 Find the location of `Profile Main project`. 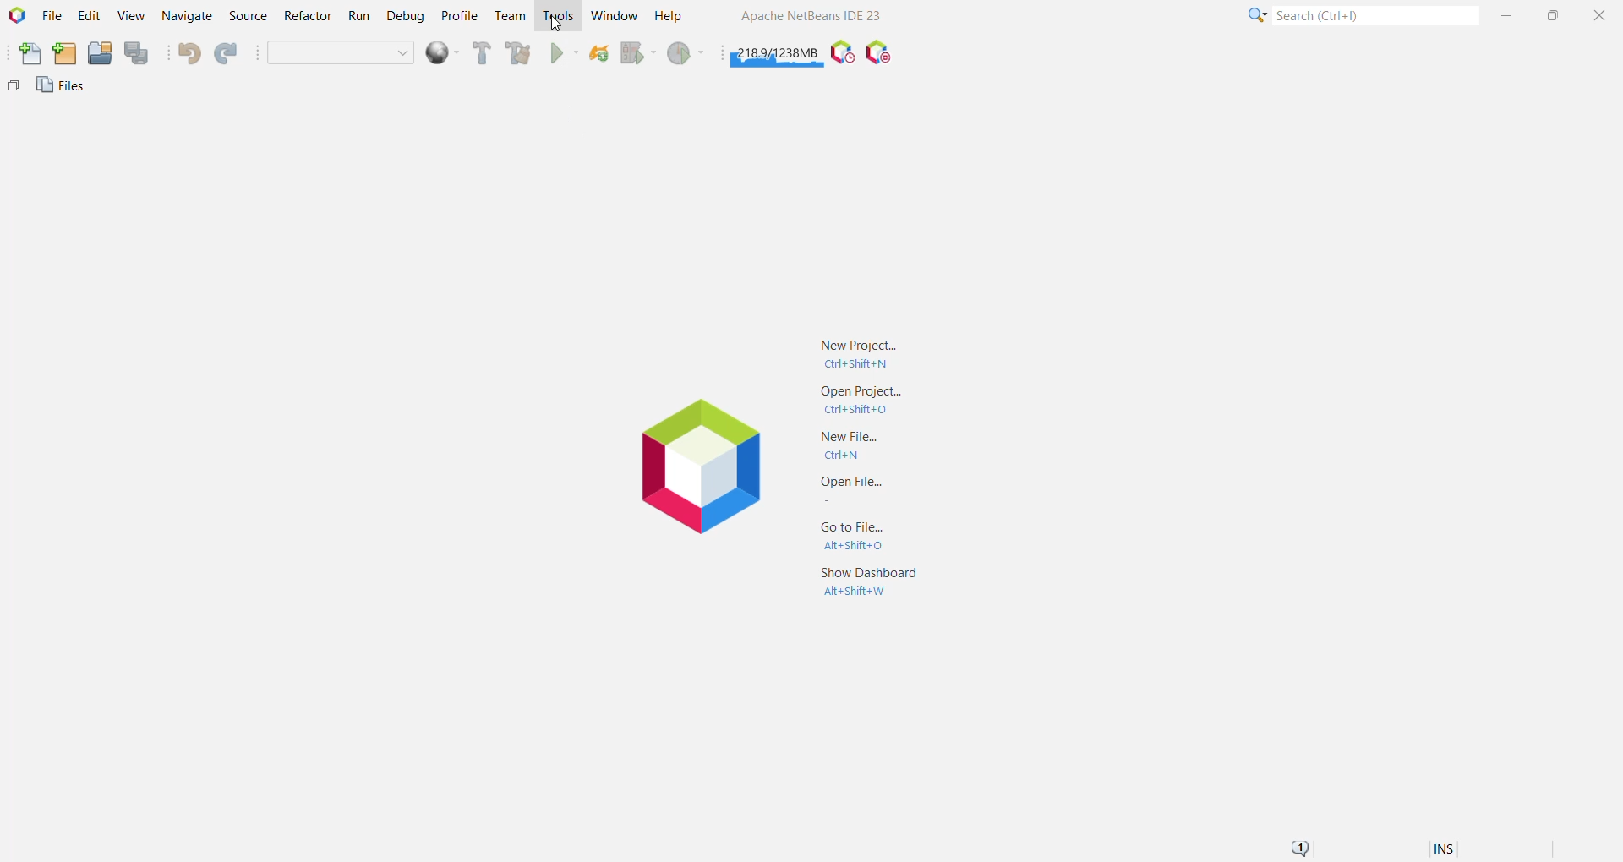

Profile Main project is located at coordinates (687, 55).